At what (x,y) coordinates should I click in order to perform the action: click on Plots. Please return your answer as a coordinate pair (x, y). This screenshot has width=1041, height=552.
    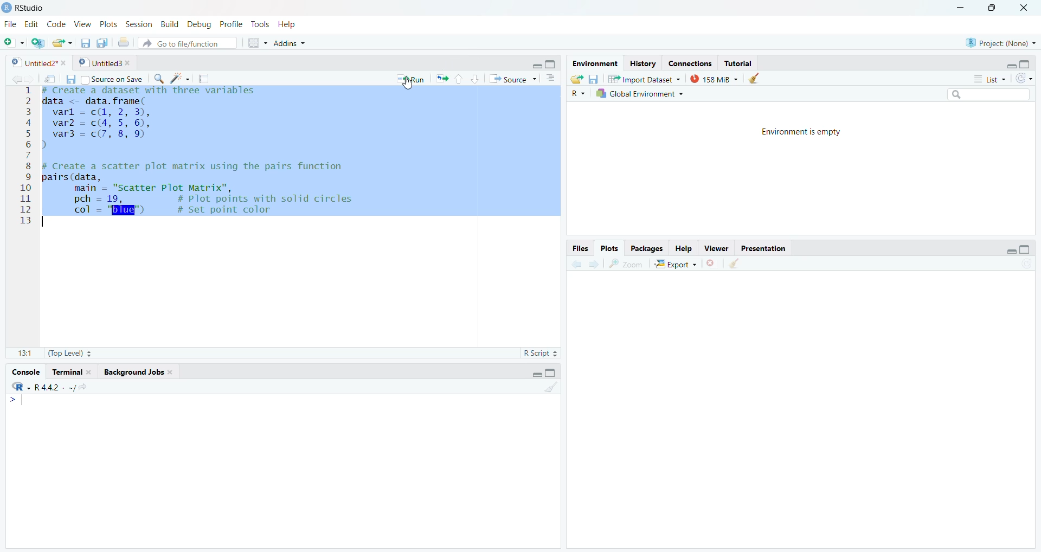
    Looking at the image, I should click on (611, 248).